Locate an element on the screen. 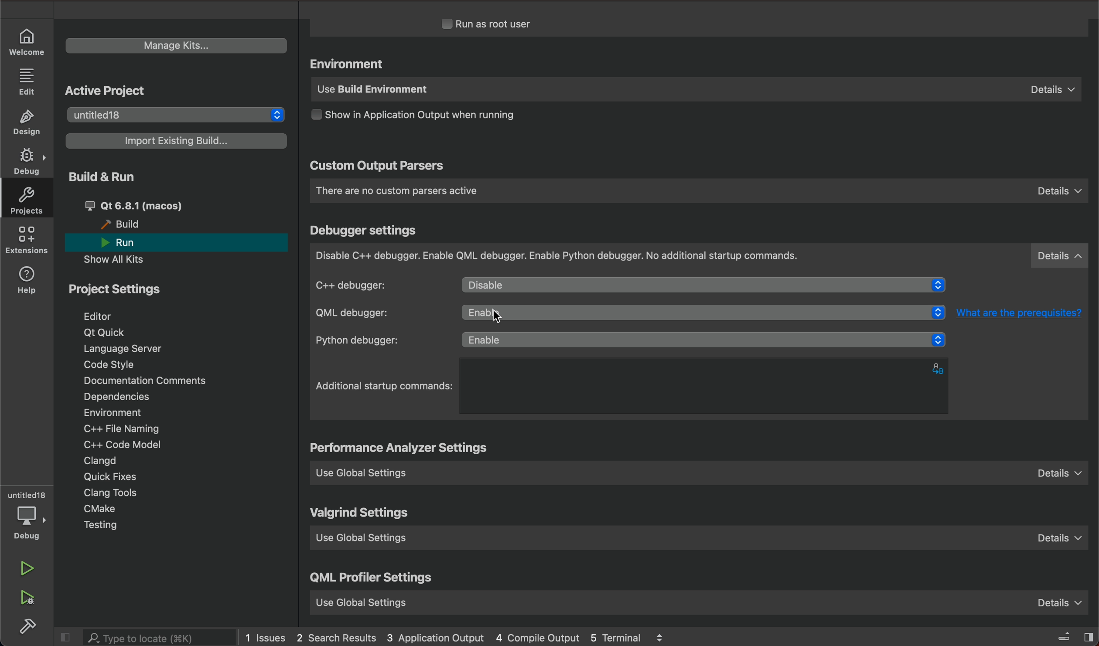  file naming is located at coordinates (126, 430).